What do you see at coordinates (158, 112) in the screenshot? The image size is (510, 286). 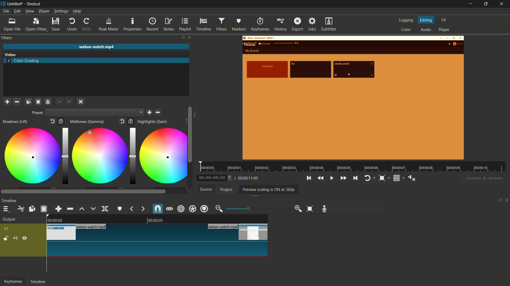 I see `delete` at bounding box center [158, 112].